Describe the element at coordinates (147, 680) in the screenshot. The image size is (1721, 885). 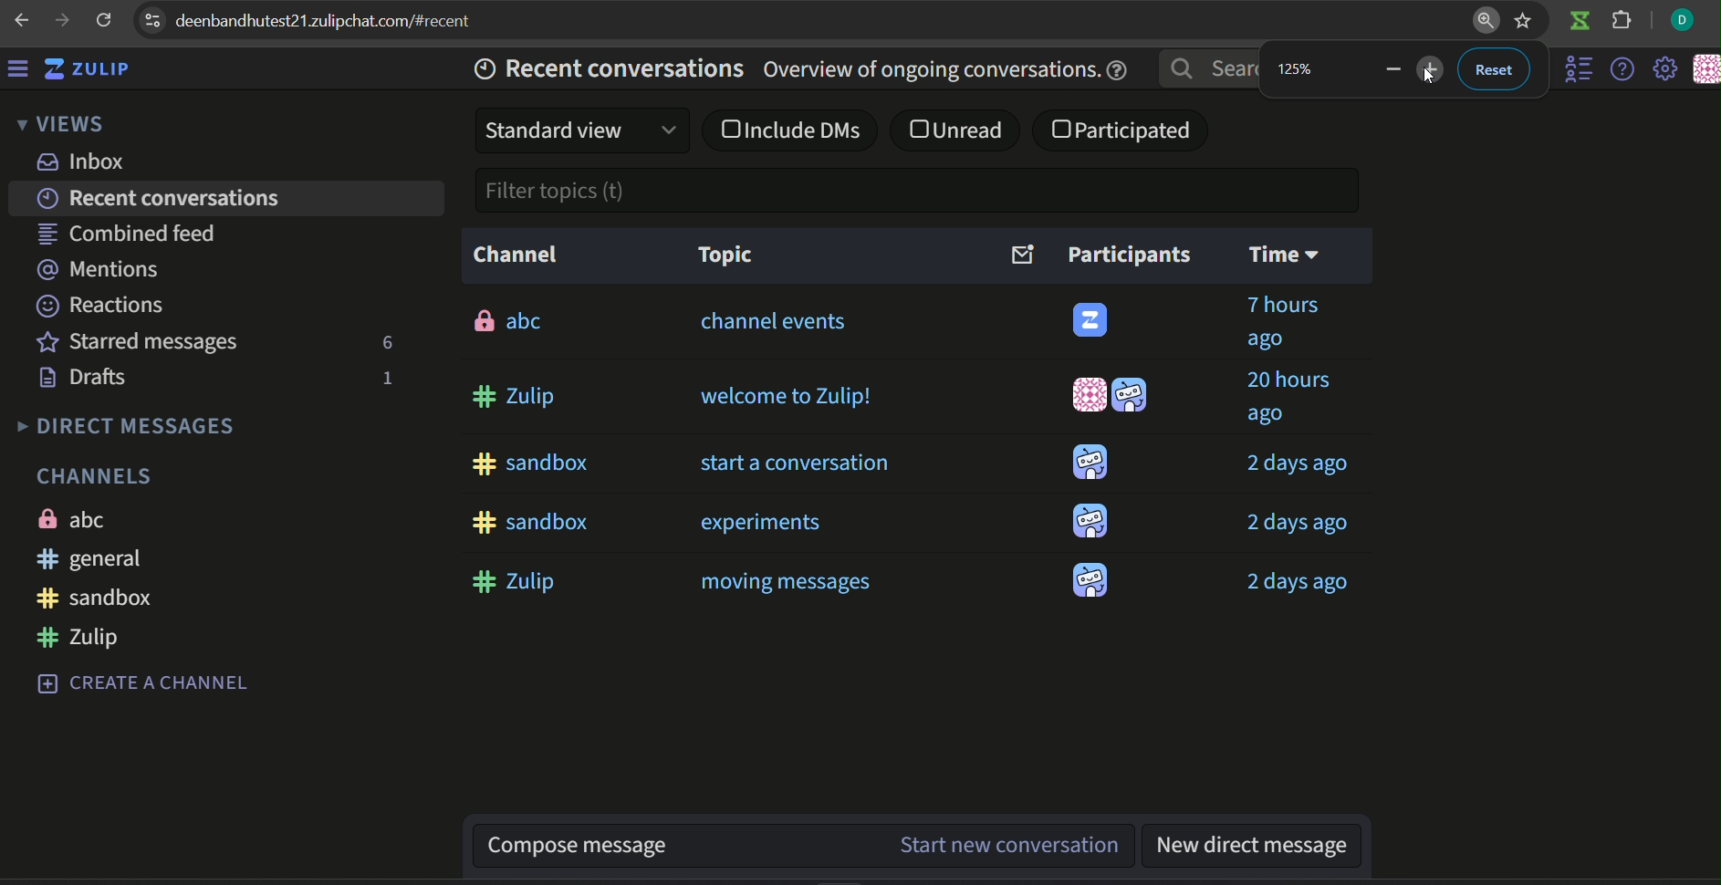
I see `text` at that location.